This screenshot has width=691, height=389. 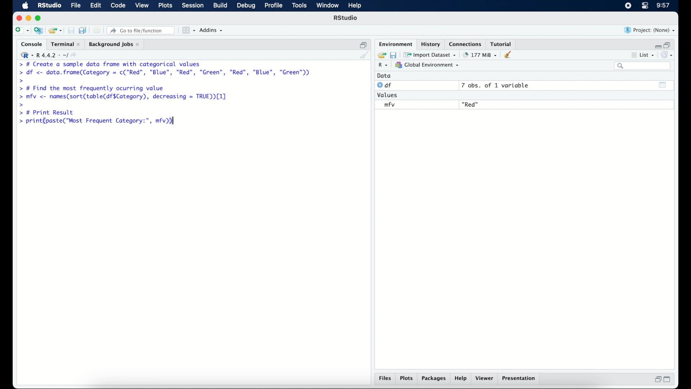 I want to click on maximize, so click(x=39, y=19).